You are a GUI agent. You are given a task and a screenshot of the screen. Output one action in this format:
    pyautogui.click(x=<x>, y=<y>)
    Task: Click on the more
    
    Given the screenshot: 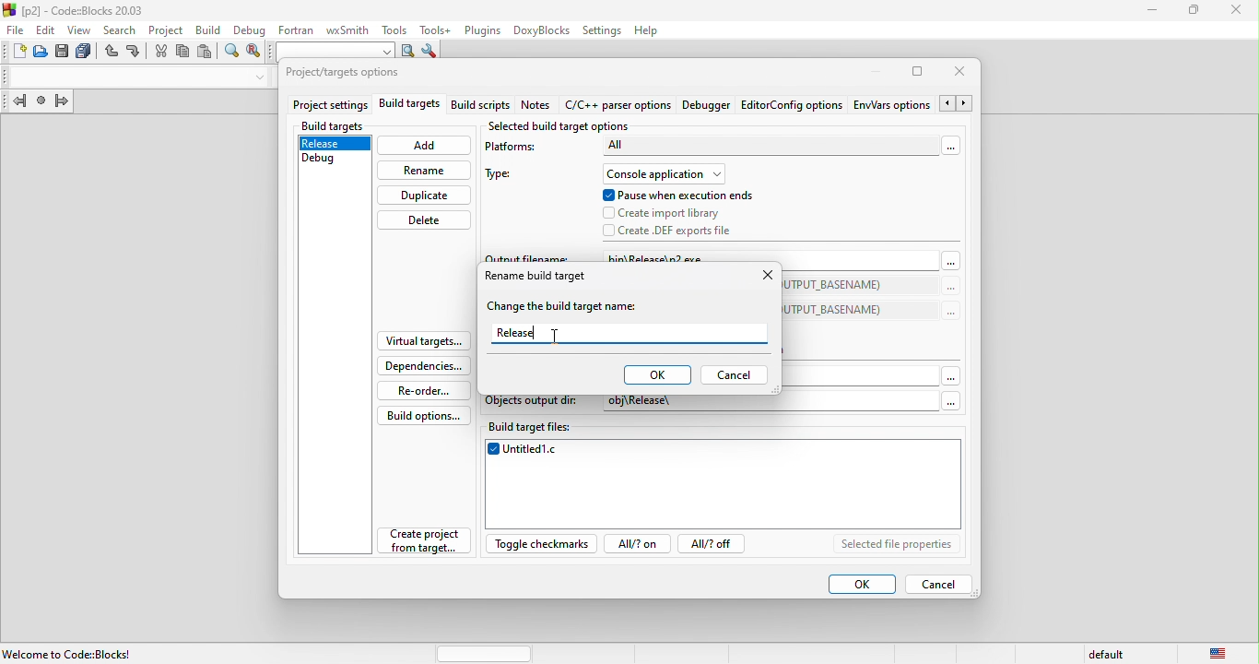 What is the action you would take?
    pyautogui.click(x=951, y=260)
    